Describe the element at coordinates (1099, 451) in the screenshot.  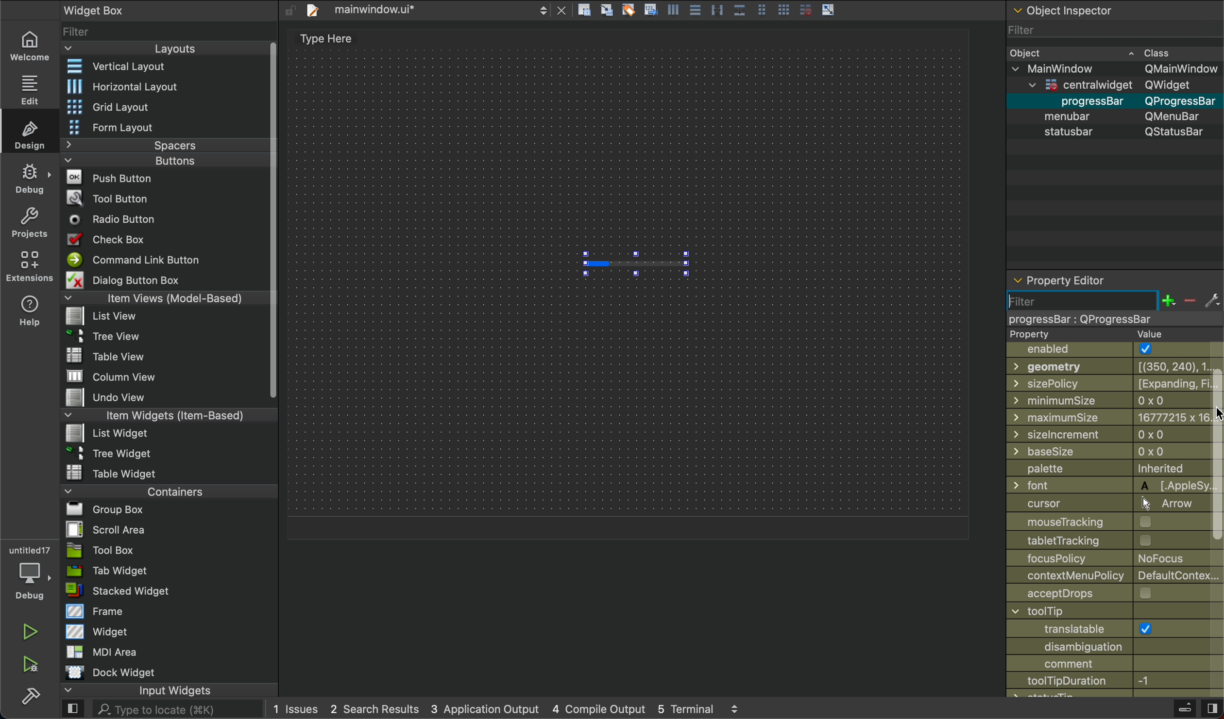
I see `base size` at that location.